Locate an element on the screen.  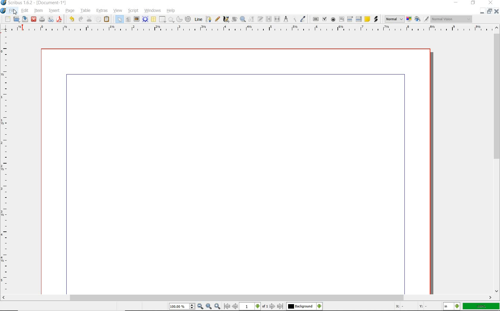
ruler is located at coordinates (251, 29).